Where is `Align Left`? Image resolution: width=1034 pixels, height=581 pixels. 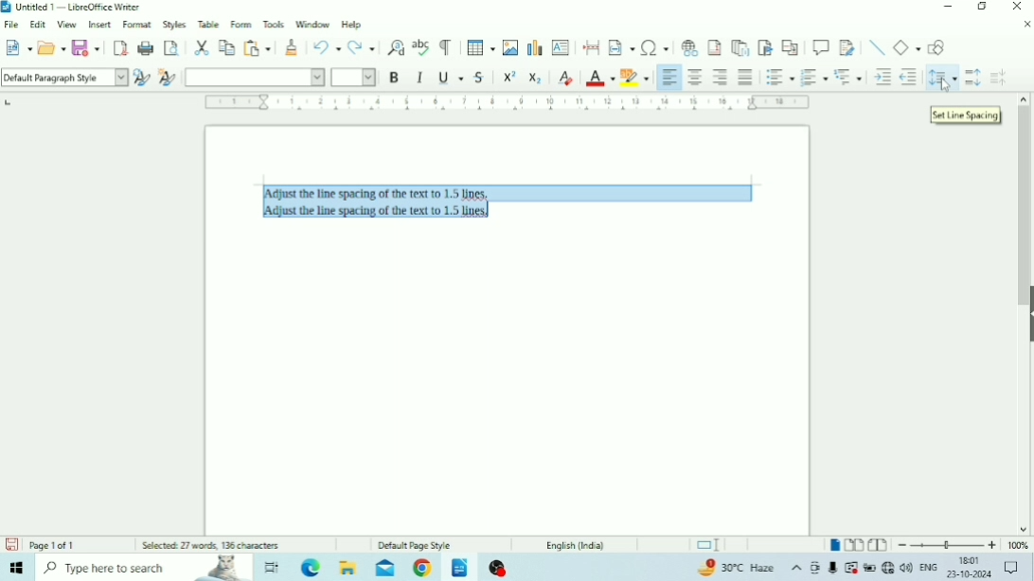
Align Left is located at coordinates (669, 77).